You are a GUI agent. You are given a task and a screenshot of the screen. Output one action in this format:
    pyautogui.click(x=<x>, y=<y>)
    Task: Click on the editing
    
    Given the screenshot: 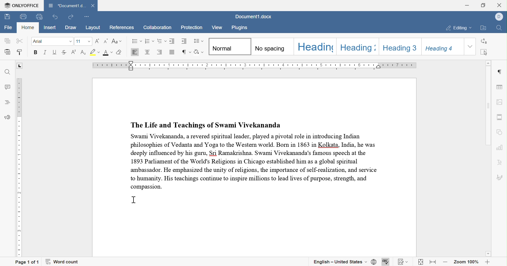 What is the action you would take?
    pyautogui.click(x=459, y=29)
    